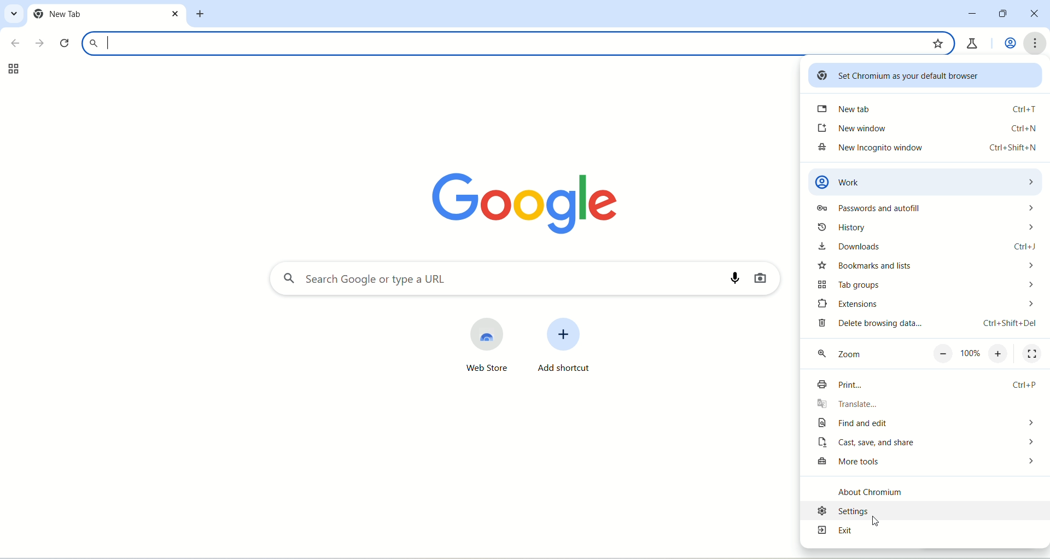  What do you see at coordinates (766, 279) in the screenshot?
I see `search by camera` at bounding box center [766, 279].